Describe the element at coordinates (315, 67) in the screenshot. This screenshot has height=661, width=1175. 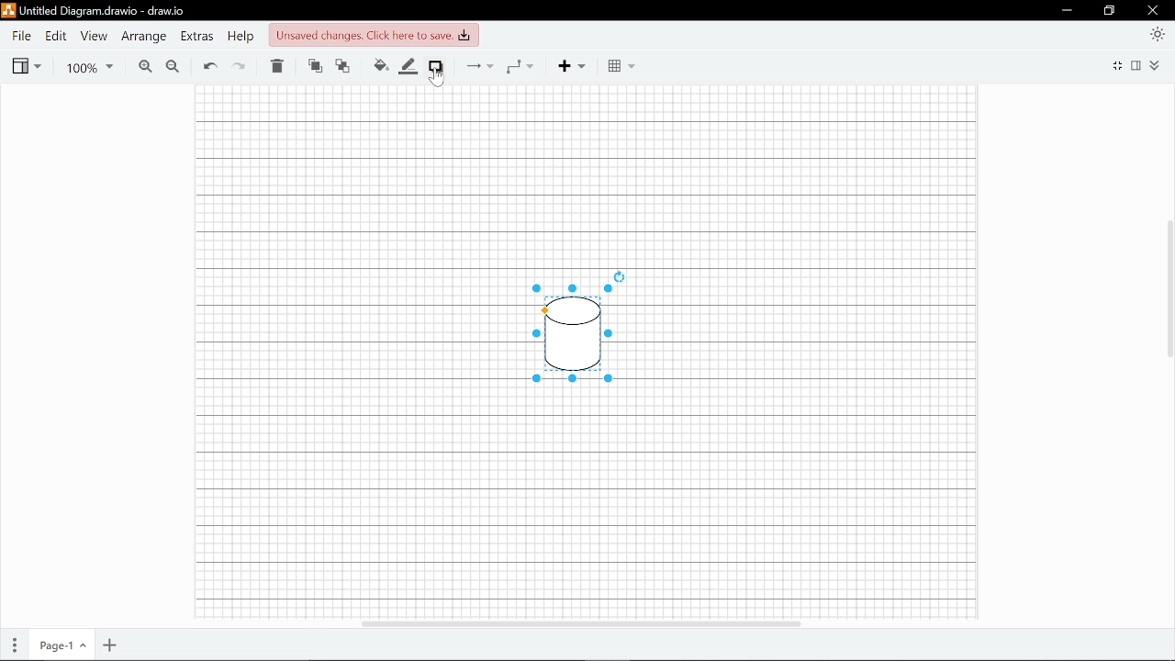
I see `To front` at that location.